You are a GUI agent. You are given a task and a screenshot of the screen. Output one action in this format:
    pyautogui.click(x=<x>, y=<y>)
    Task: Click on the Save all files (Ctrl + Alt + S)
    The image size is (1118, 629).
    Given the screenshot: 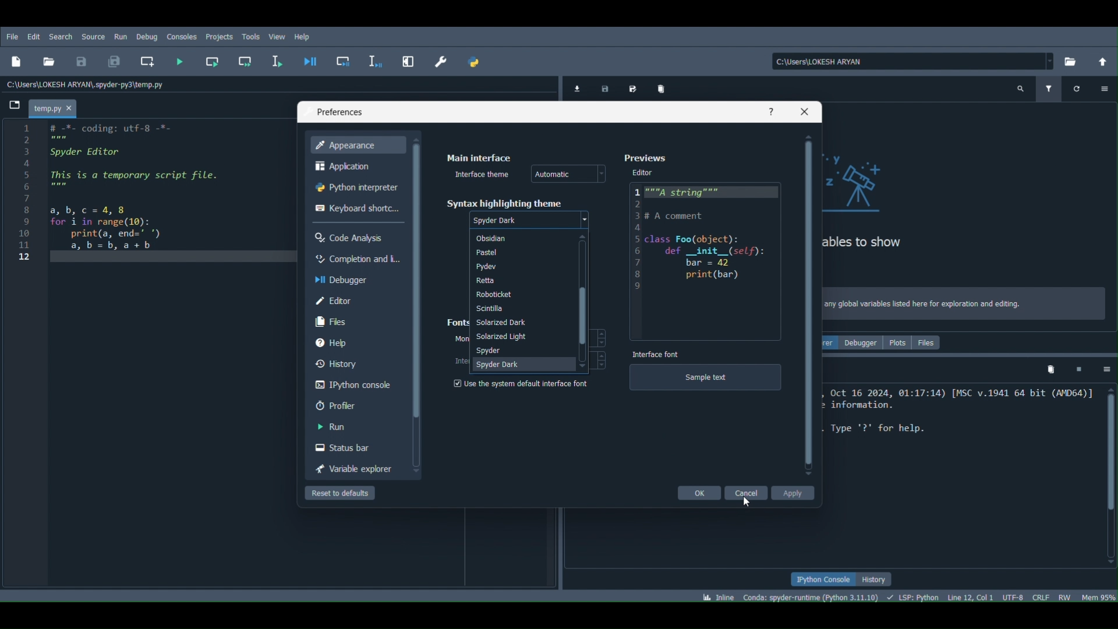 What is the action you would take?
    pyautogui.click(x=114, y=59)
    